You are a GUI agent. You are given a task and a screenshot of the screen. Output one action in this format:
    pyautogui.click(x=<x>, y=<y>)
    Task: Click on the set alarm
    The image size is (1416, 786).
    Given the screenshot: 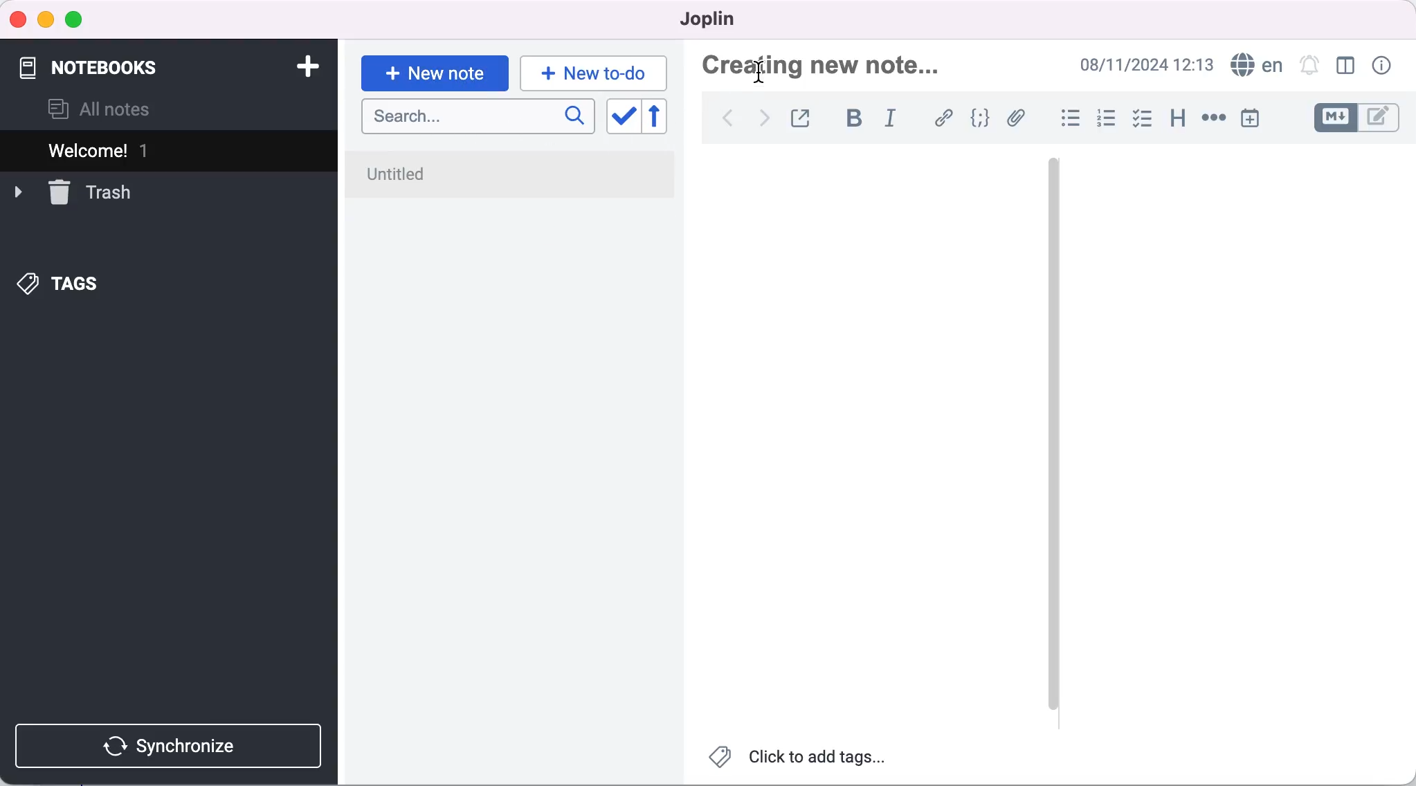 What is the action you would take?
    pyautogui.click(x=1309, y=64)
    